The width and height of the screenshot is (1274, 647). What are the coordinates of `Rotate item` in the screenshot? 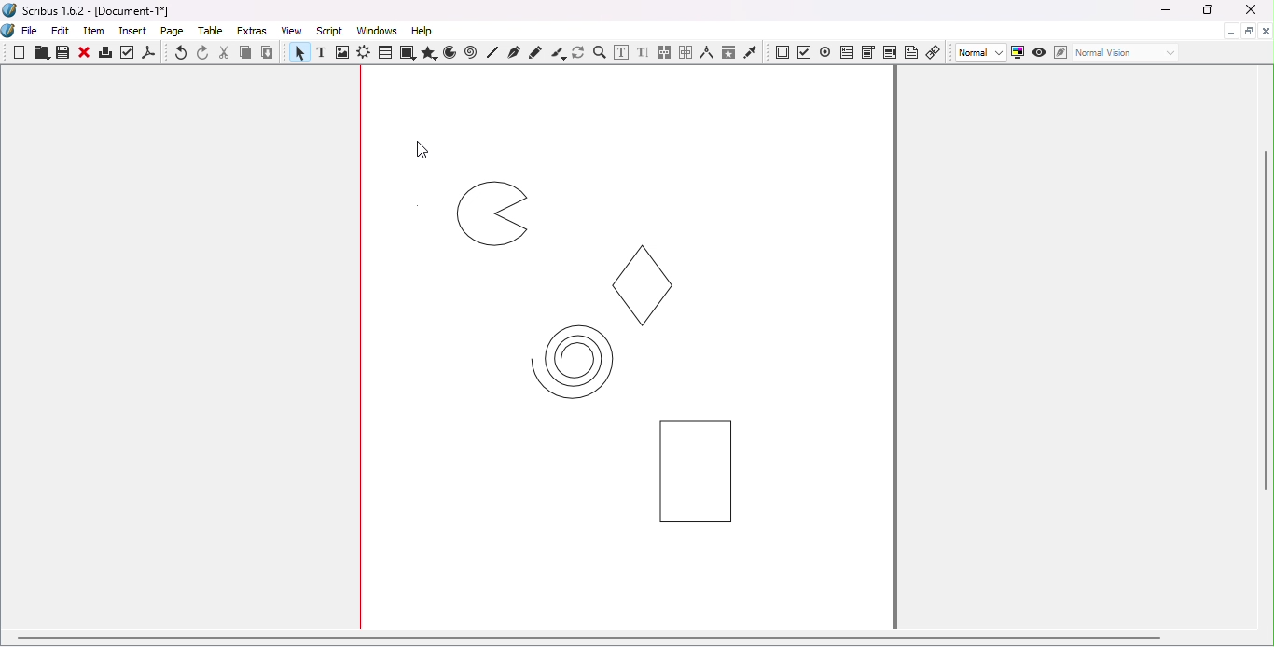 It's located at (578, 52).